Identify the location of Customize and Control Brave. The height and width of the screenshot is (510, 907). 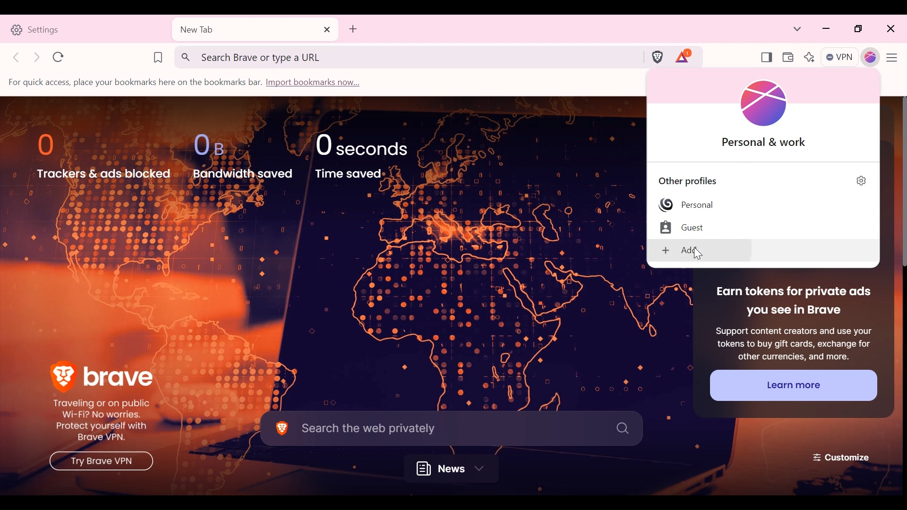
(894, 59).